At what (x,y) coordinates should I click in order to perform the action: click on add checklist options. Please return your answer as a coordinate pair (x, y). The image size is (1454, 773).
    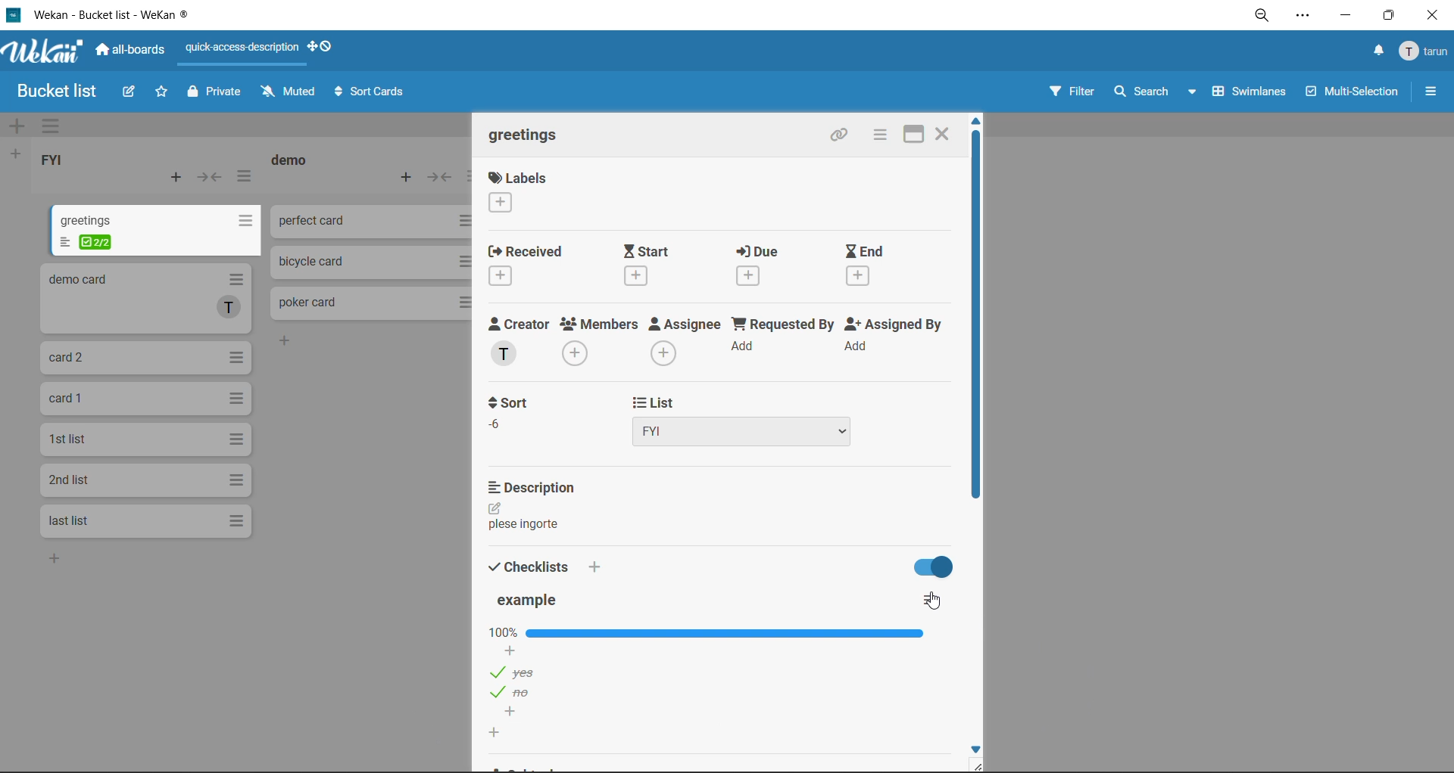
    Looking at the image, I should click on (513, 650).